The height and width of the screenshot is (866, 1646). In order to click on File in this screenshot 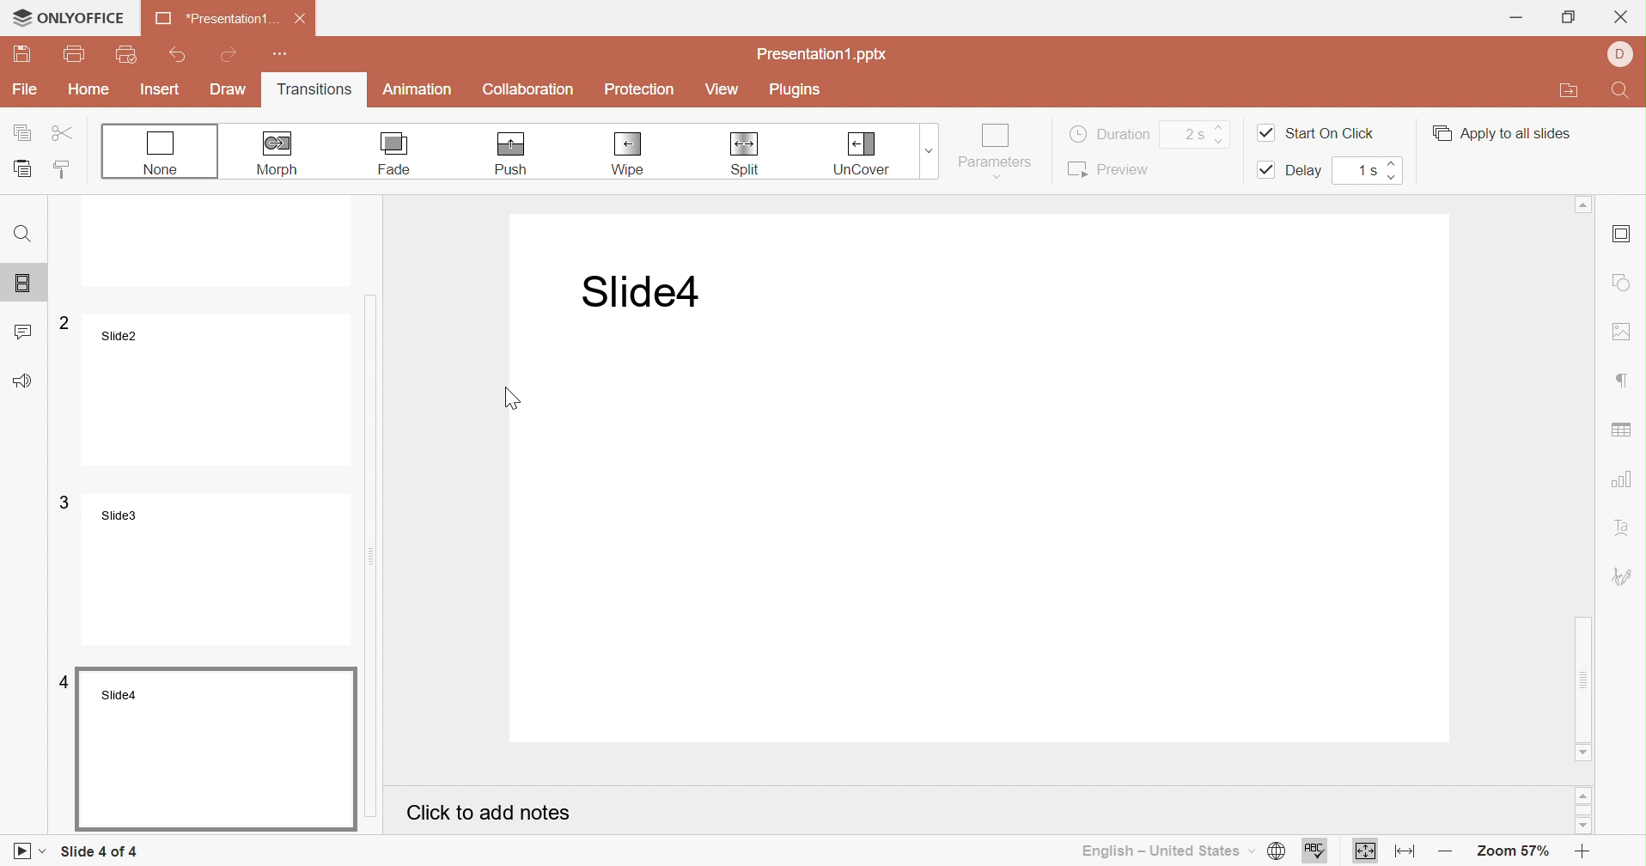, I will do `click(25, 90)`.